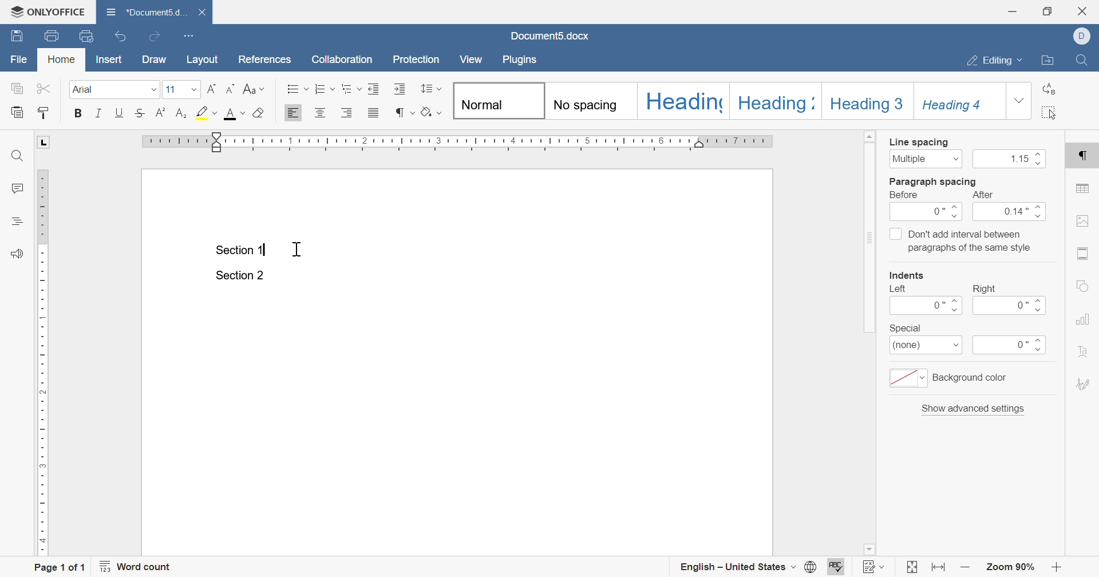  What do you see at coordinates (1050, 112) in the screenshot?
I see `select all` at bounding box center [1050, 112].